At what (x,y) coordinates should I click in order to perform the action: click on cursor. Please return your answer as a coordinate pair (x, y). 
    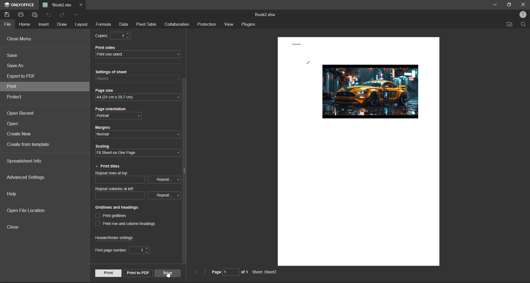
    Looking at the image, I should click on (168, 275).